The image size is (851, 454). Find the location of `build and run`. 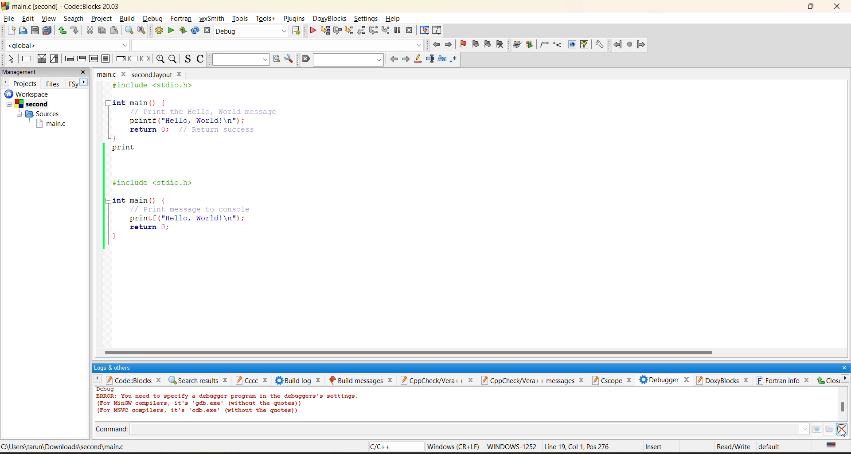

build and run is located at coordinates (182, 30).